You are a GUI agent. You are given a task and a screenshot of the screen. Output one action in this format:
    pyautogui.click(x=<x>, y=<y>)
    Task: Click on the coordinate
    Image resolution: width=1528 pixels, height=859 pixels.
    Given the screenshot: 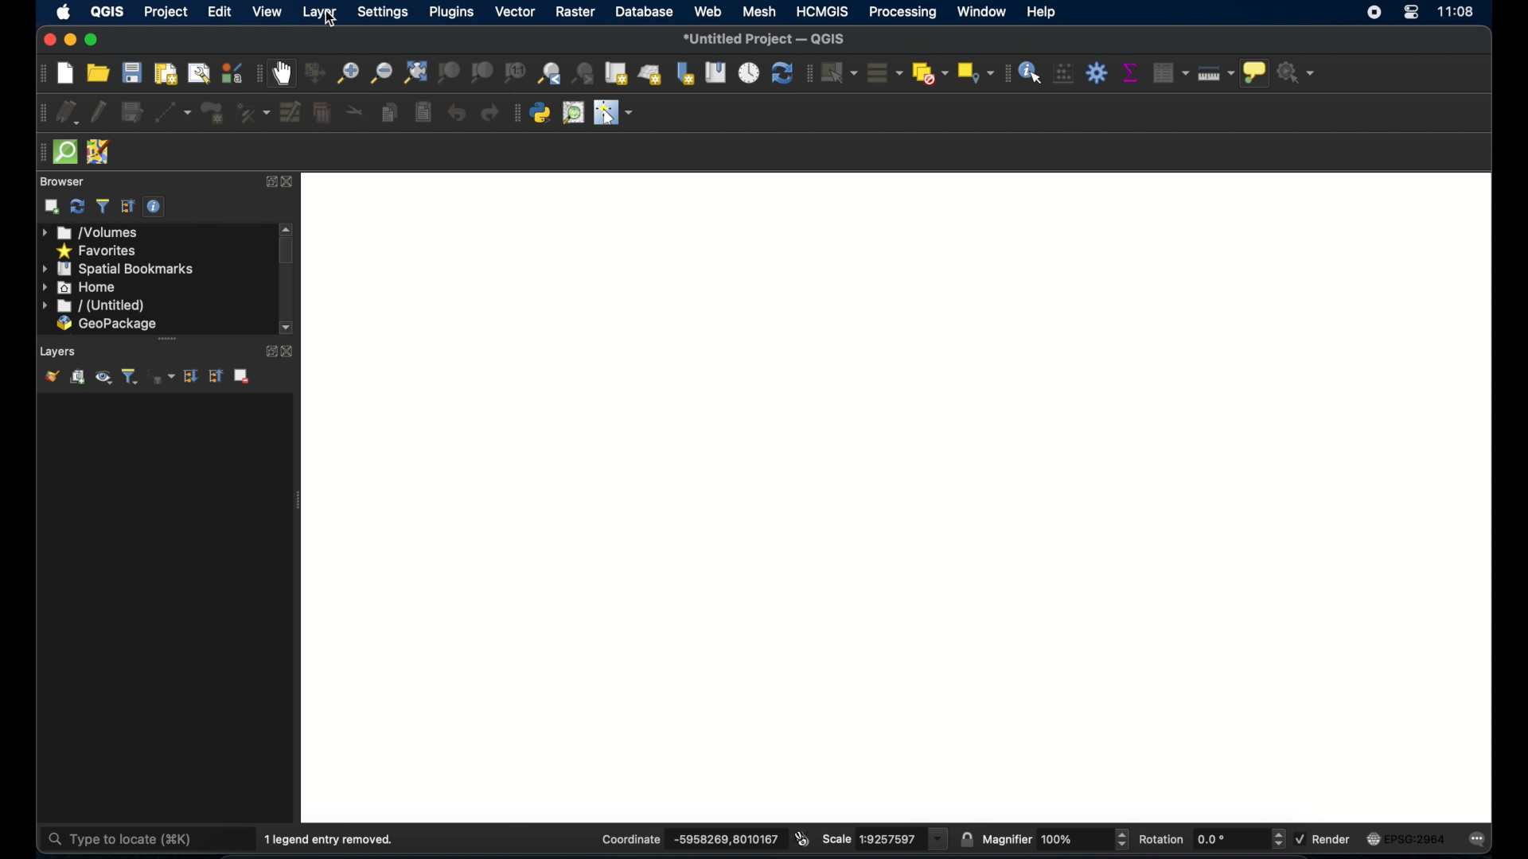 What is the action you would take?
    pyautogui.click(x=723, y=839)
    